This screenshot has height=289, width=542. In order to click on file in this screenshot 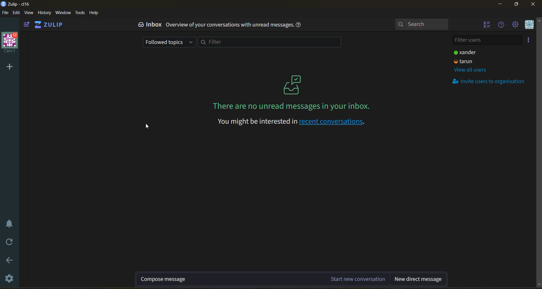, I will do `click(6, 13)`.